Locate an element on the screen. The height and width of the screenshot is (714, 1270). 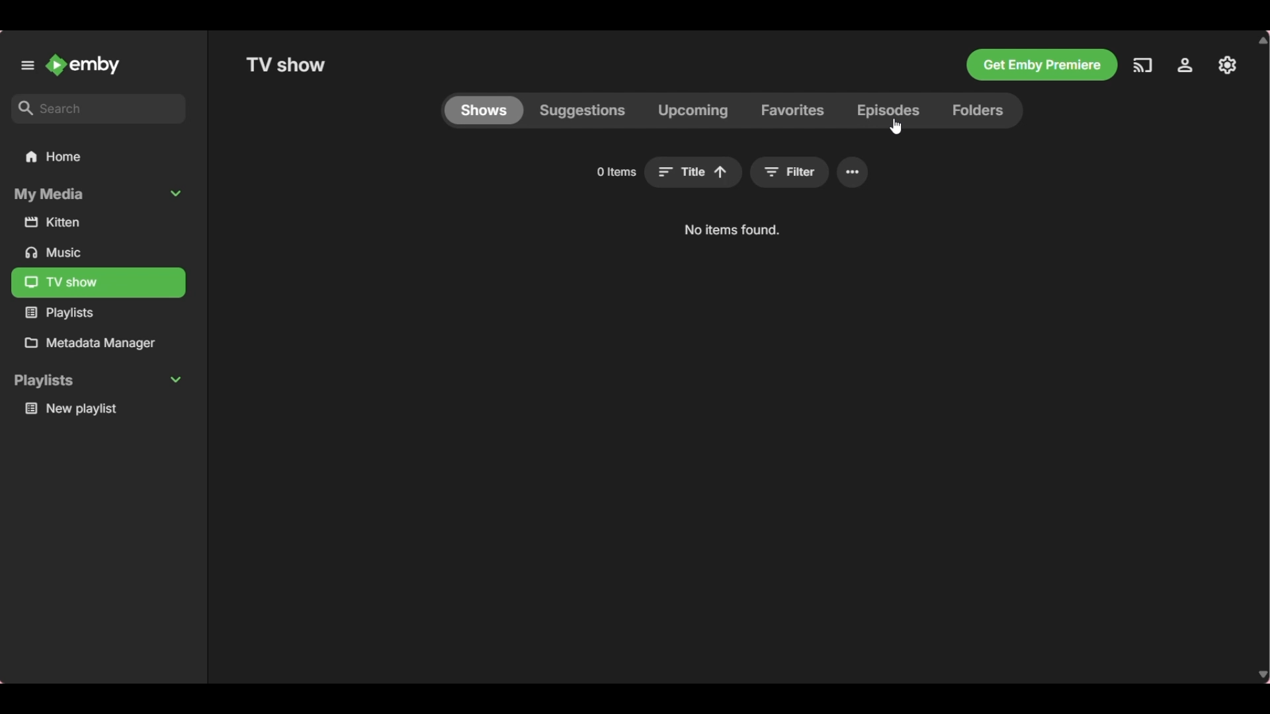
Metadata manager is located at coordinates (101, 343).